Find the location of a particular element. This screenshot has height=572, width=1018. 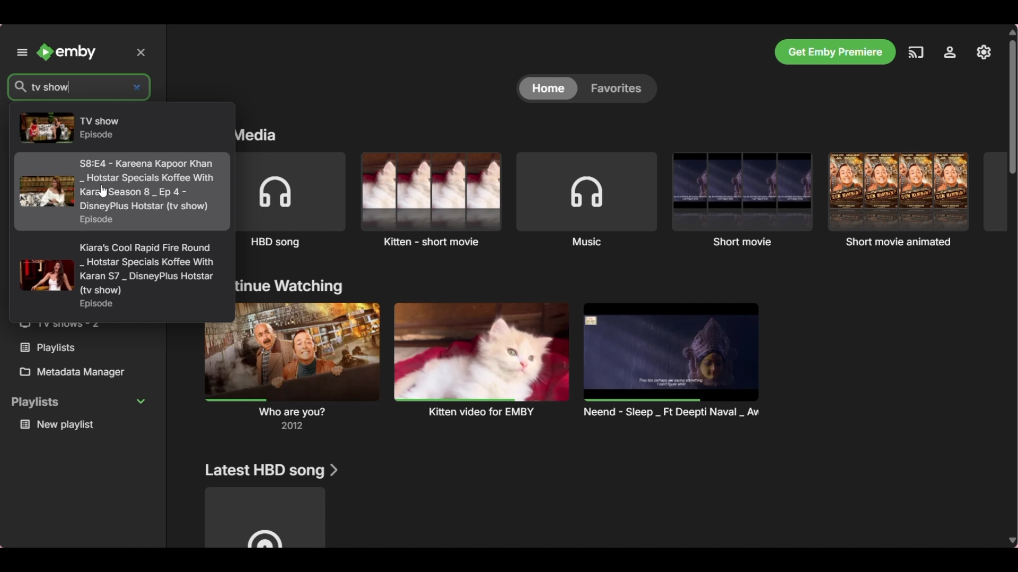

Get Emby premiere is located at coordinates (835, 52).